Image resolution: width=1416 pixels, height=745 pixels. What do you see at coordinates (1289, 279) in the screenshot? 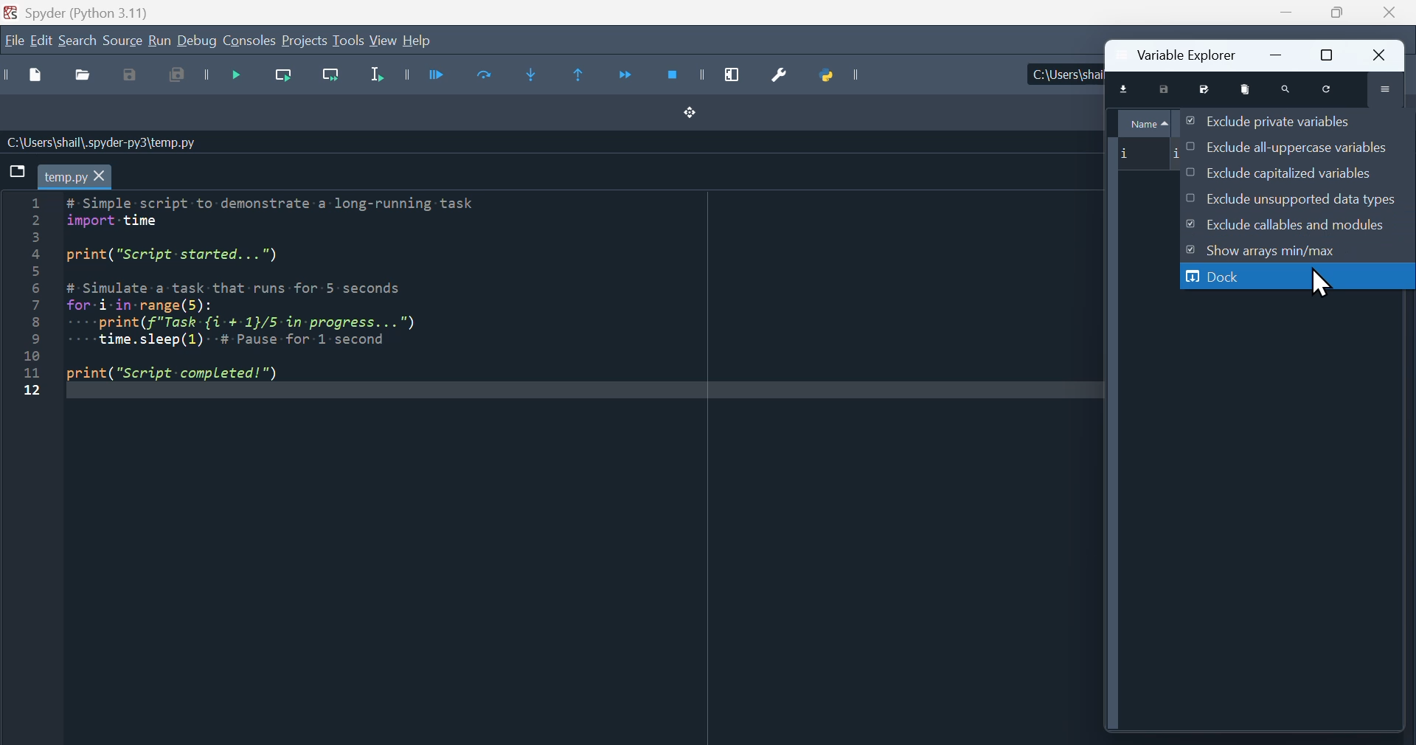
I see `dock` at bounding box center [1289, 279].